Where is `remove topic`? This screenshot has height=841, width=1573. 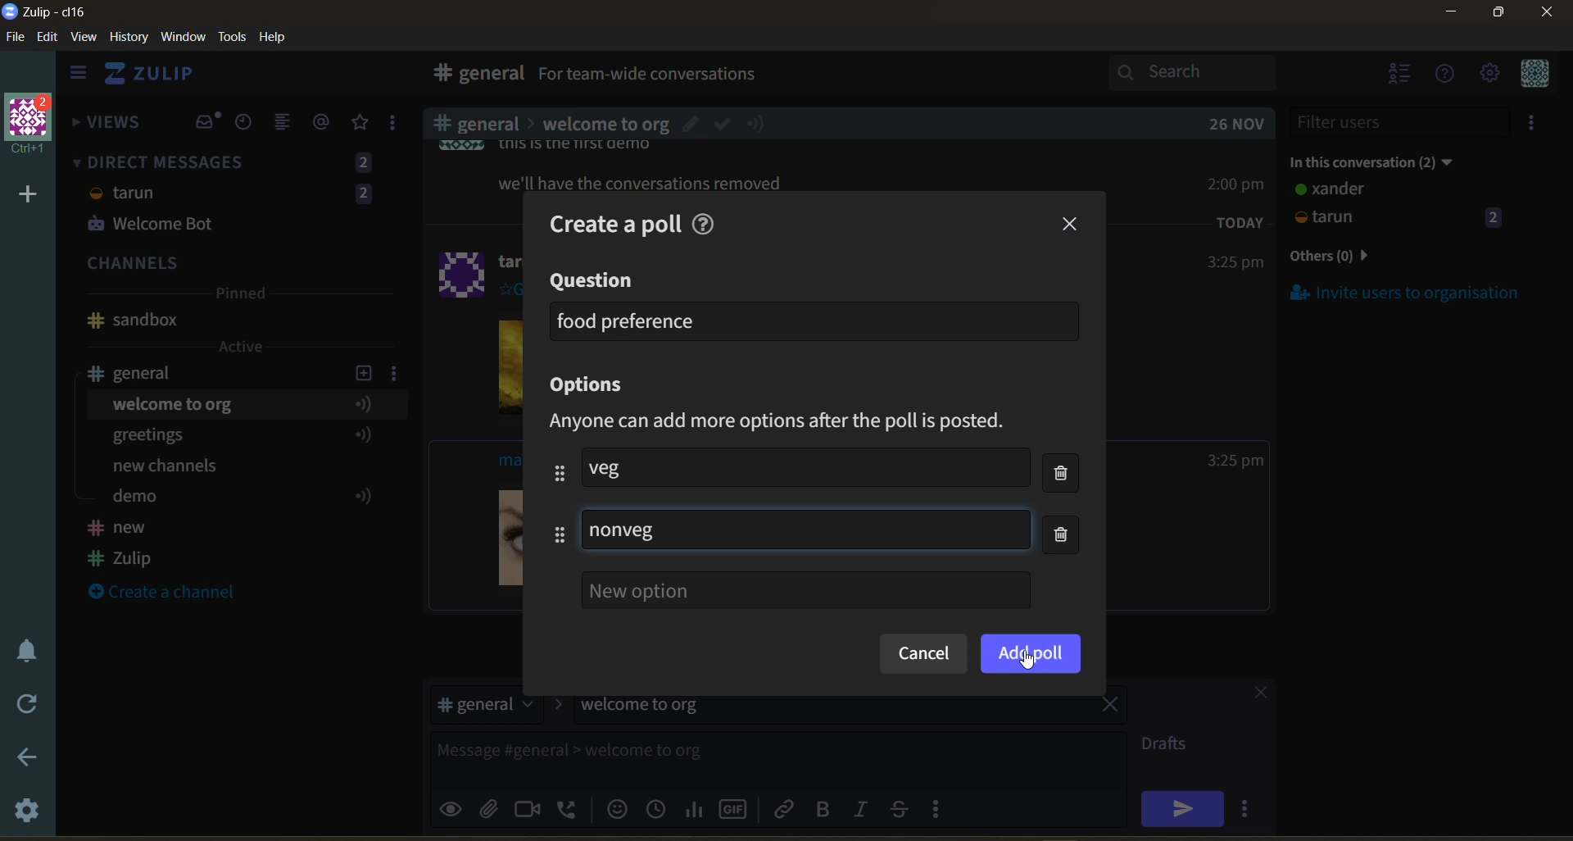 remove topic is located at coordinates (1110, 707).